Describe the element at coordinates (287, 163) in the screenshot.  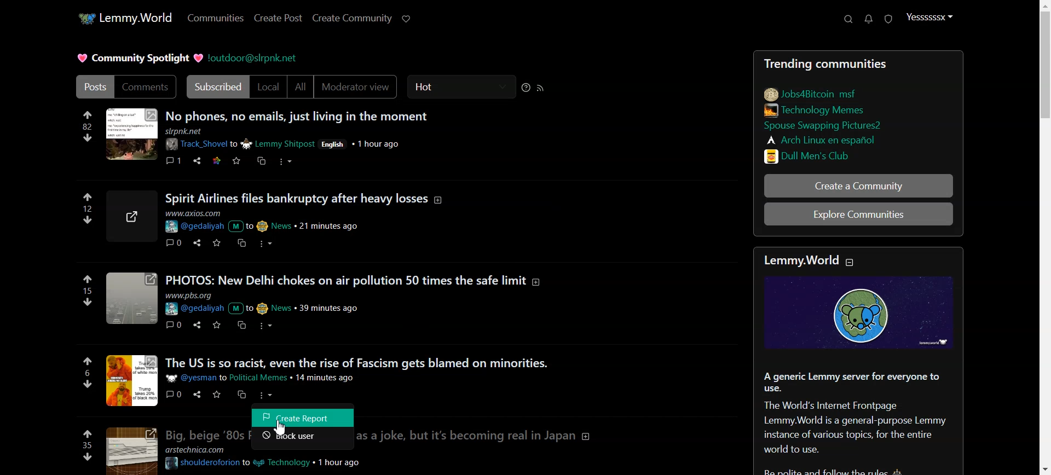
I see `more` at that location.